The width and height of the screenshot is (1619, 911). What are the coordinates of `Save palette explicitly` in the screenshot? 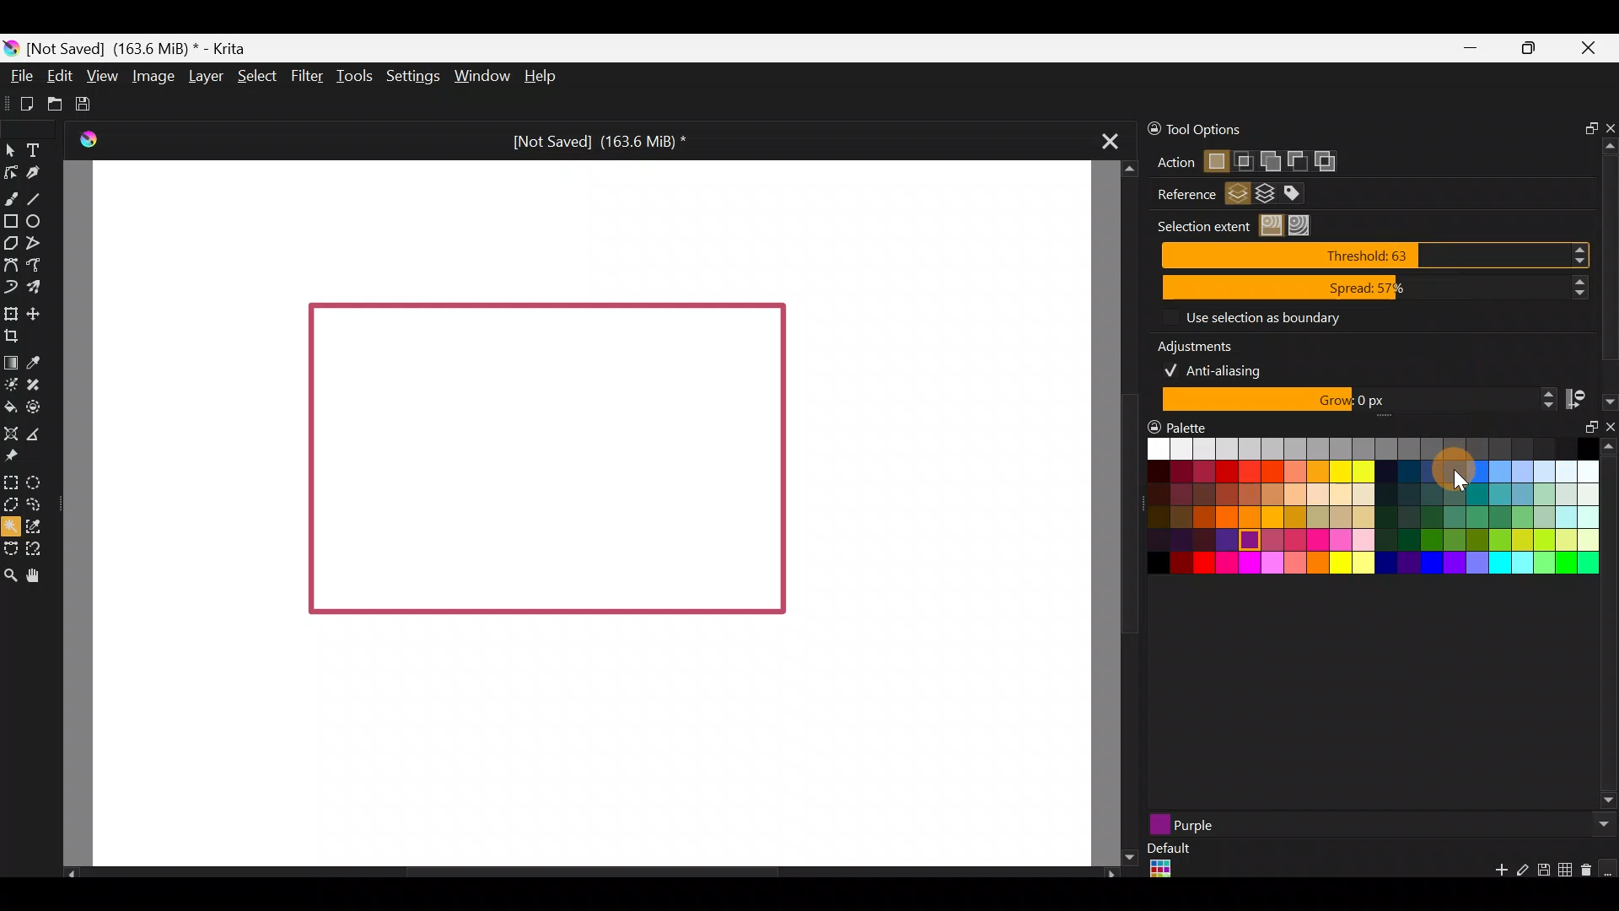 It's located at (1542, 871).